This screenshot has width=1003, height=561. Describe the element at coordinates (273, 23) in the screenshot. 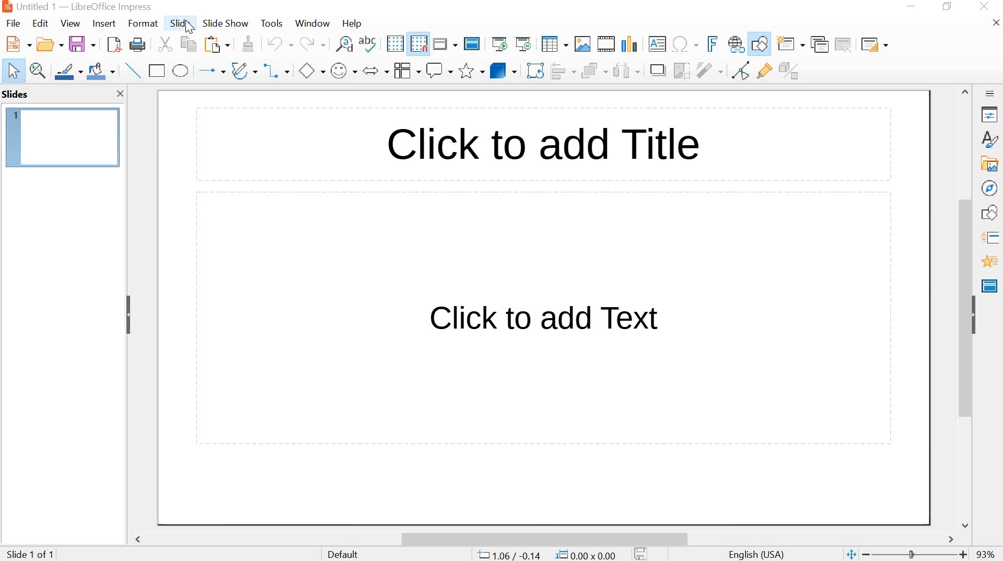

I see `TOOLS` at that location.